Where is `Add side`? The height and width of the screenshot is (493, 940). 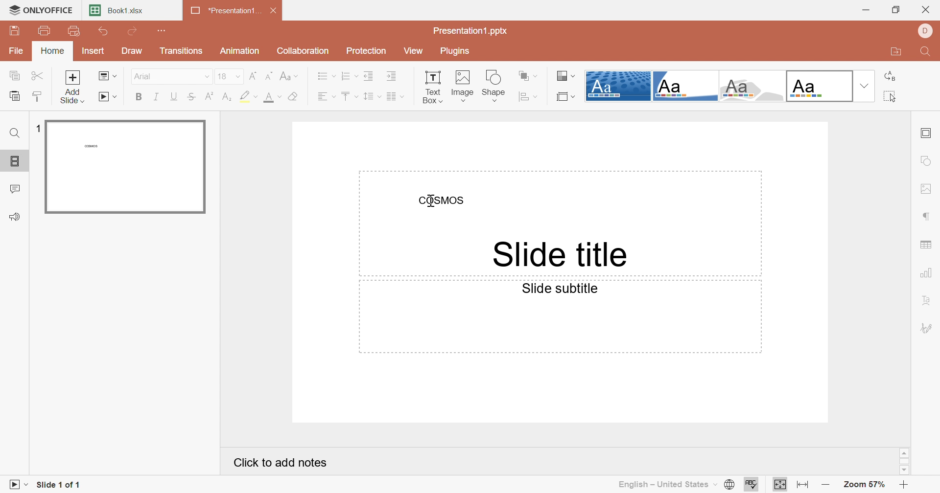 Add side is located at coordinates (75, 89).